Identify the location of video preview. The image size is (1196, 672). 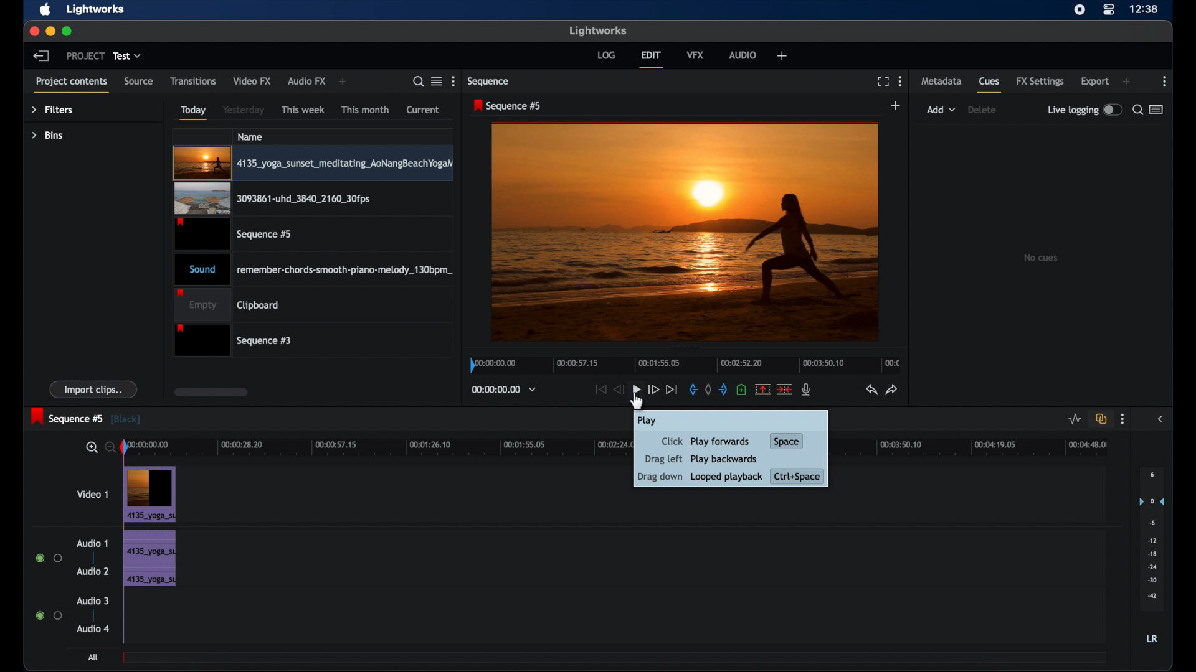
(686, 234).